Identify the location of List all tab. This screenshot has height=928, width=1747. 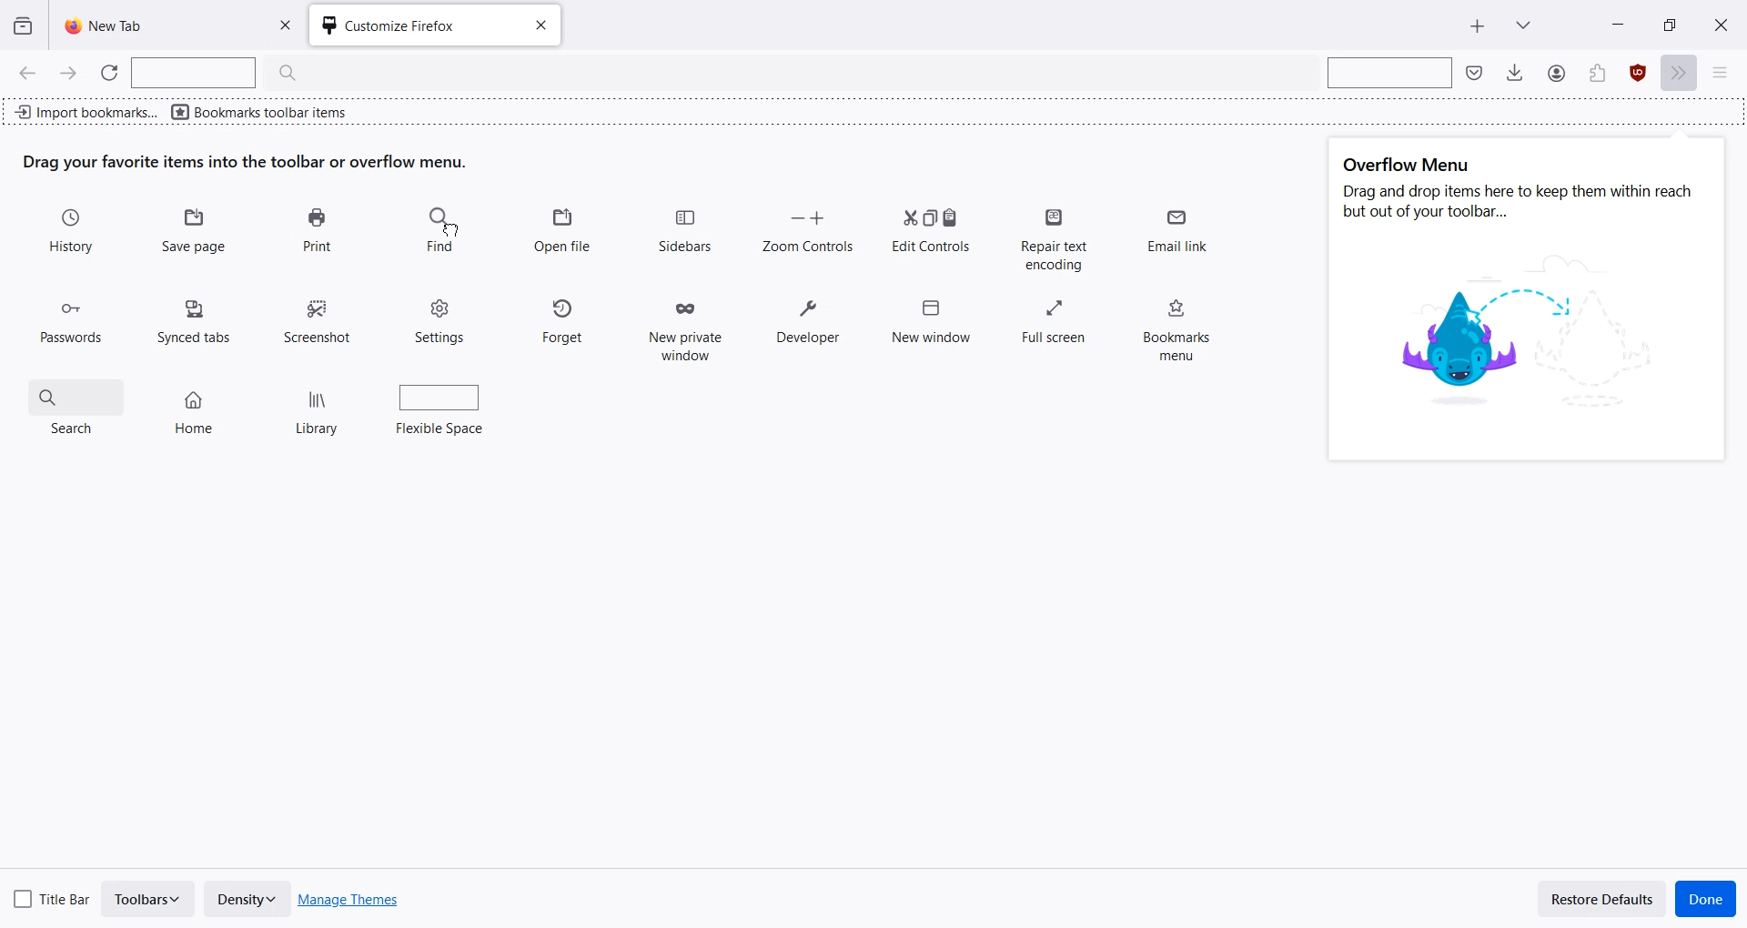
(1523, 23).